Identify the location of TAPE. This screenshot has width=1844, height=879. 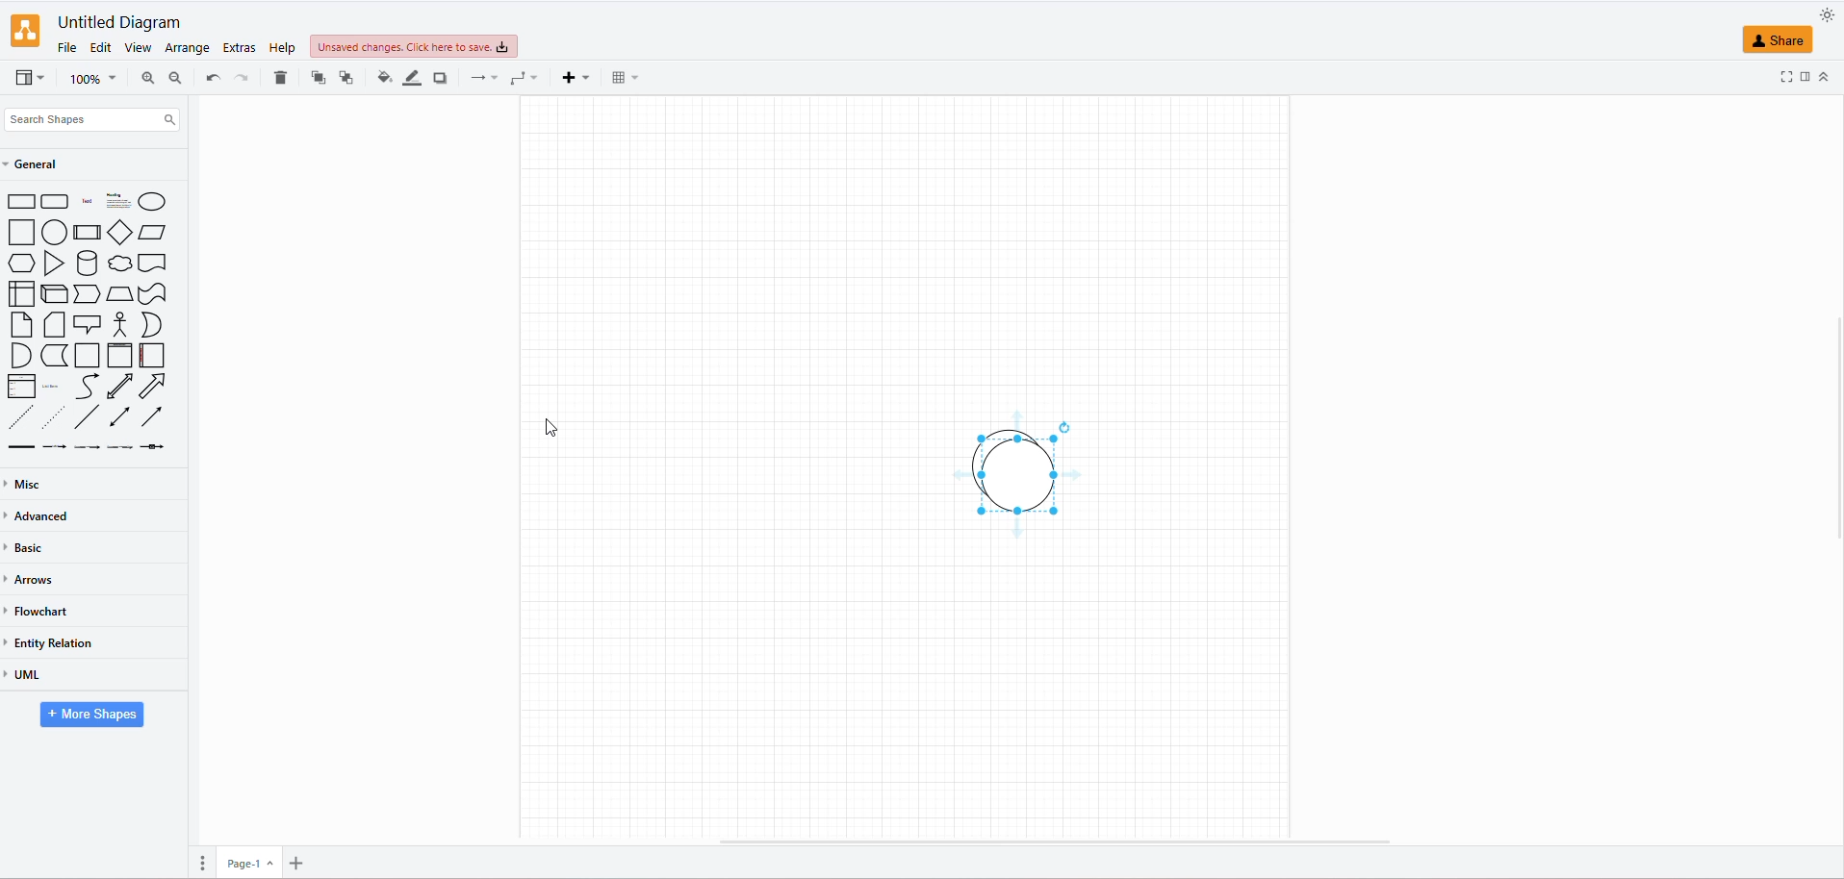
(154, 294).